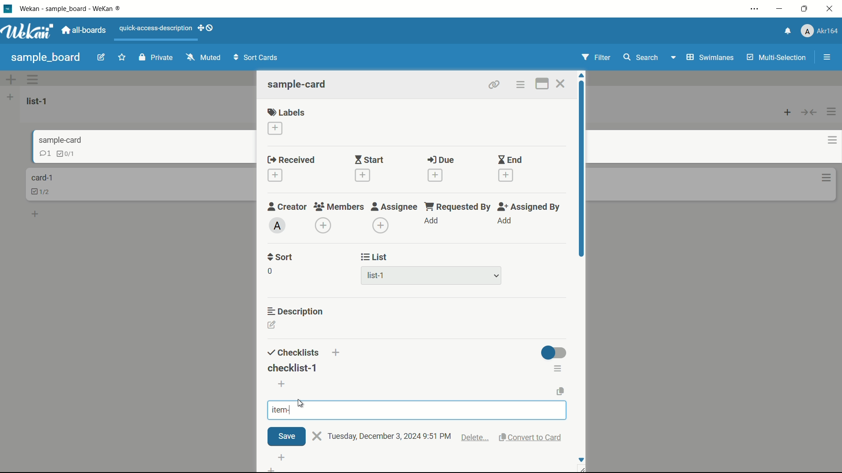 The width and height of the screenshot is (842, 473). What do you see at coordinates (286, 112) in the screenshot?
I see `labels` at bounding box center [286, 112].